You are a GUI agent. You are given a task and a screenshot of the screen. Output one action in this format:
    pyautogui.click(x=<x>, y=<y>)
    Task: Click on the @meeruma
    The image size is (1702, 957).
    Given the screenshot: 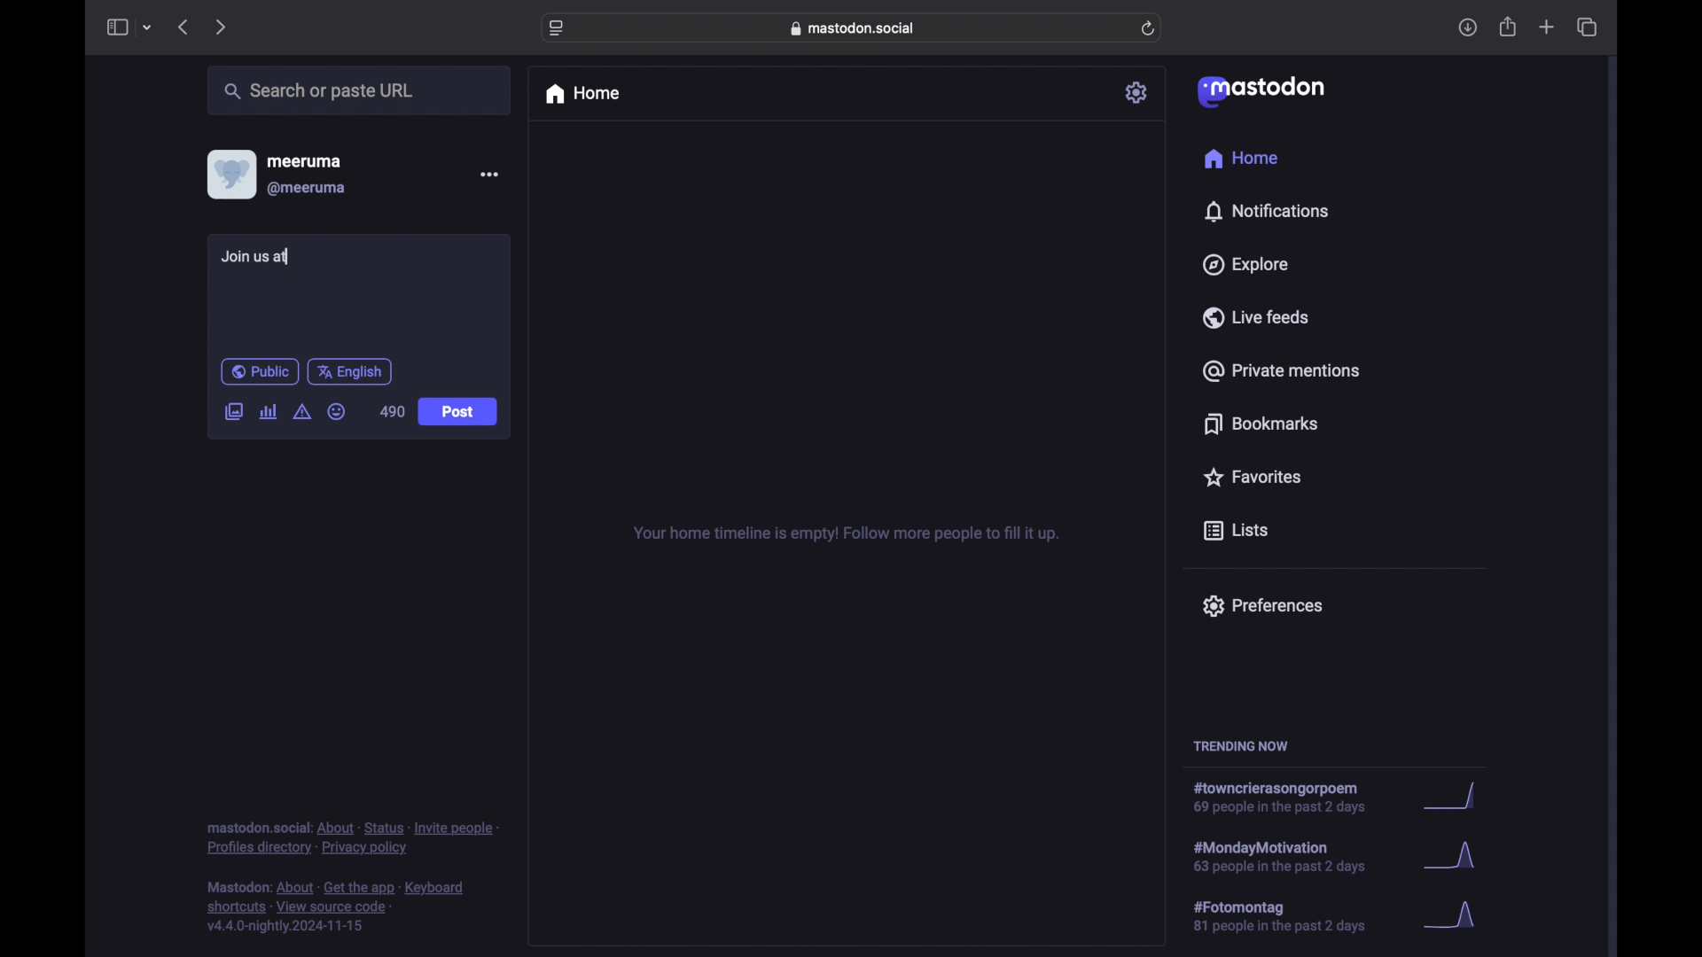 What is the action you would take?
    pyautogui.click(x=307, y=189)
    